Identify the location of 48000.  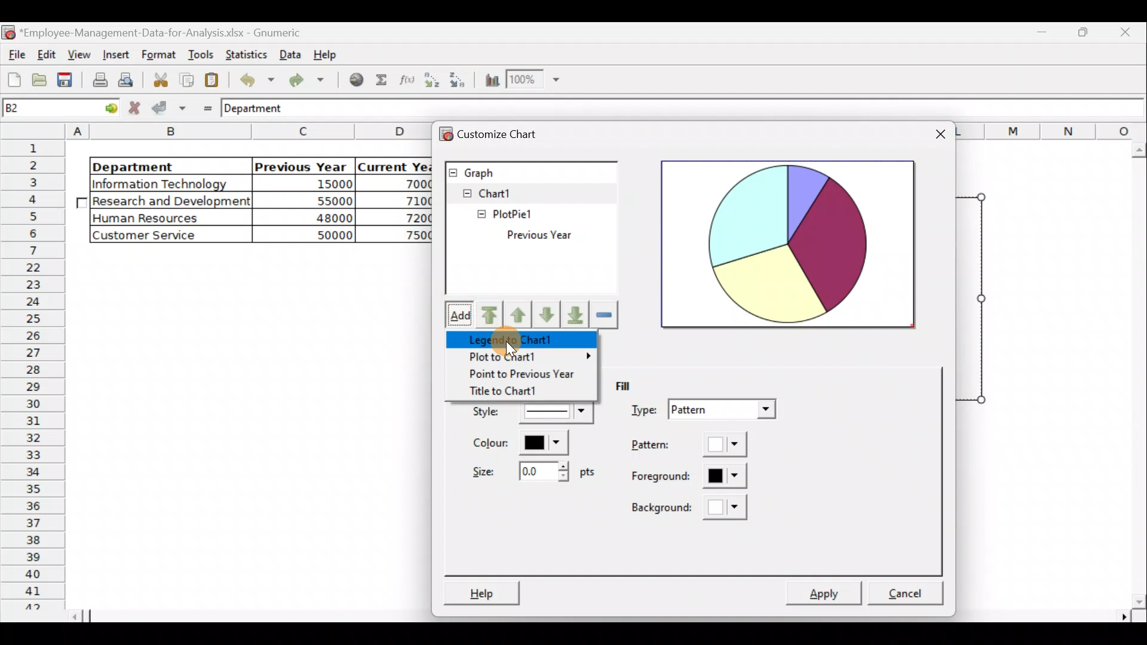
(314, 219).